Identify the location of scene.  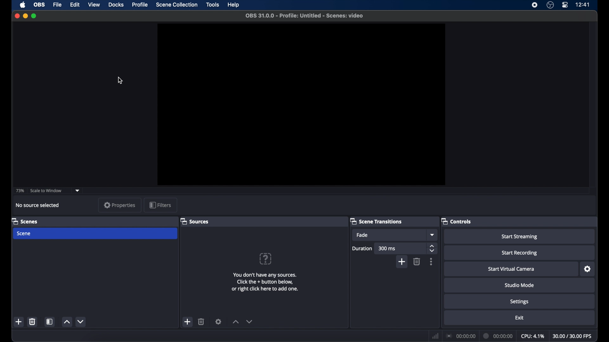
(24, 233).